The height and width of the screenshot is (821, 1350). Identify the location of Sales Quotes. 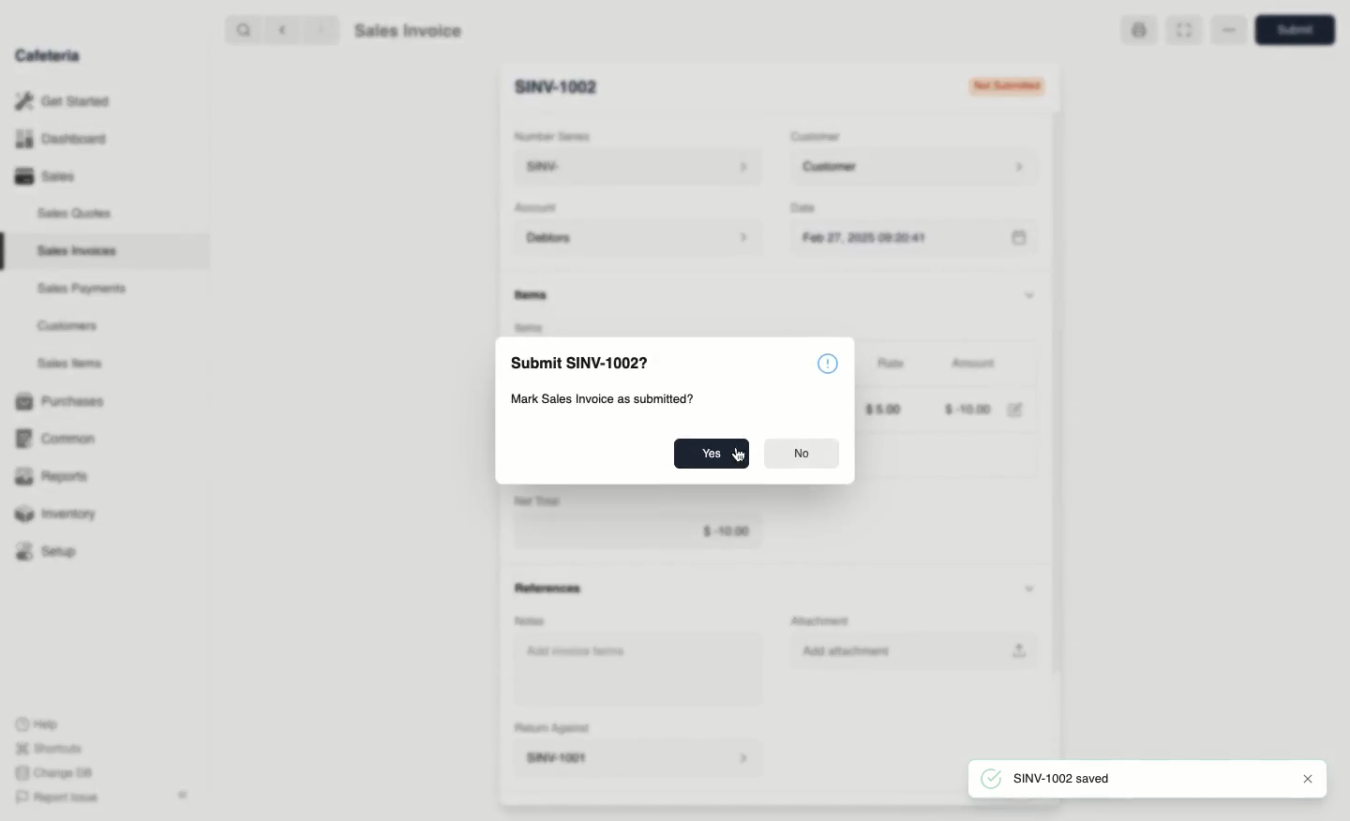
(75, 216).